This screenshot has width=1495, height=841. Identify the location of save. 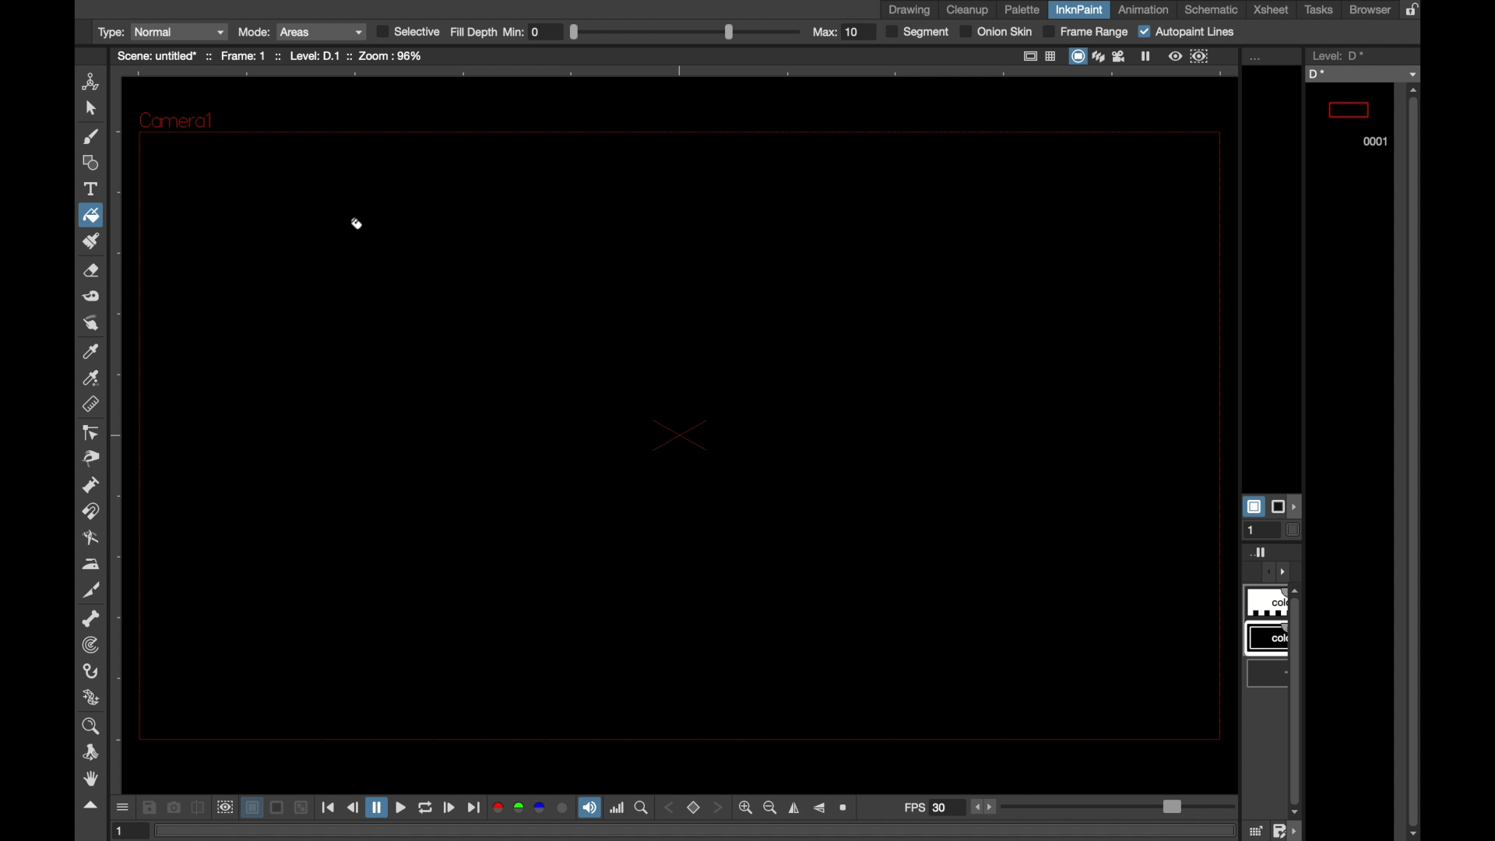
(150, 808).